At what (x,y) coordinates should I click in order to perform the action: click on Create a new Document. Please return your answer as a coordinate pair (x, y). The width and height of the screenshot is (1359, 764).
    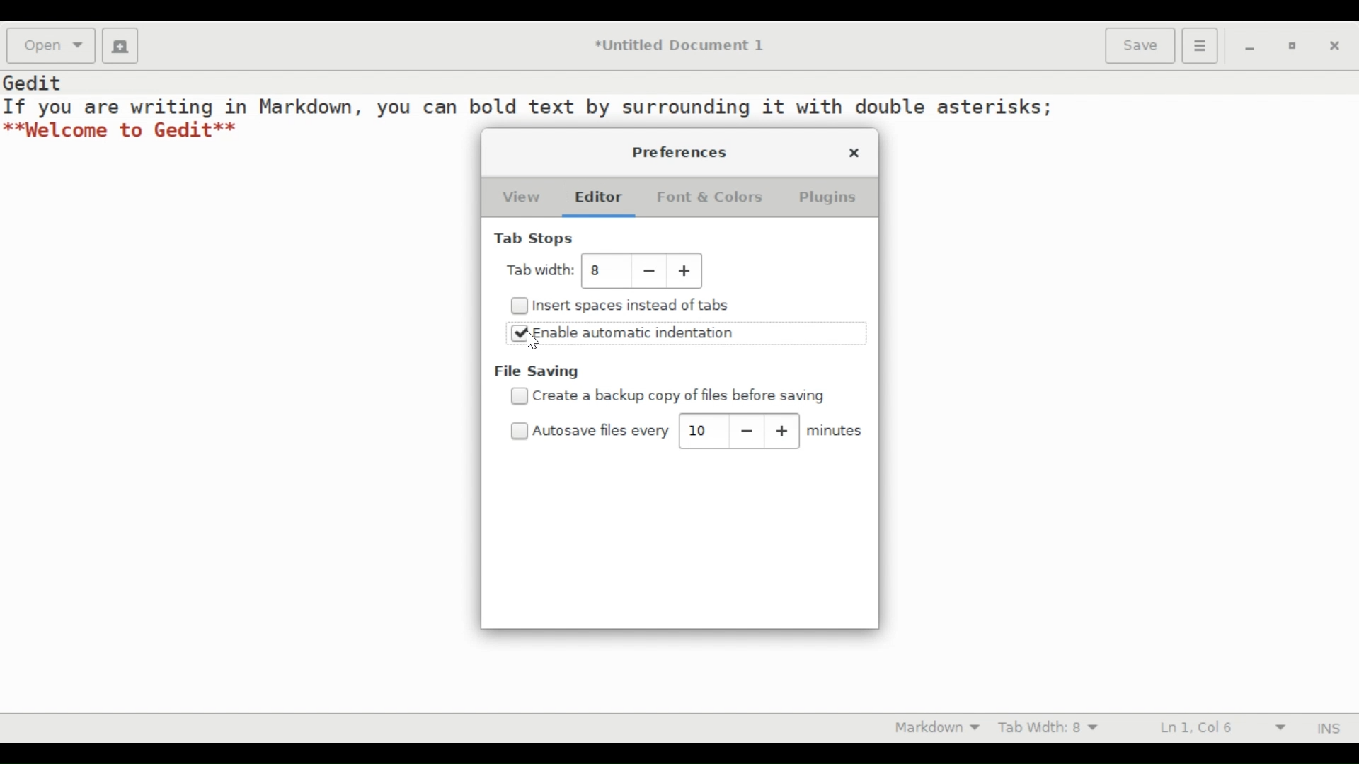
    Looking at the image, I should click on (120, 45).